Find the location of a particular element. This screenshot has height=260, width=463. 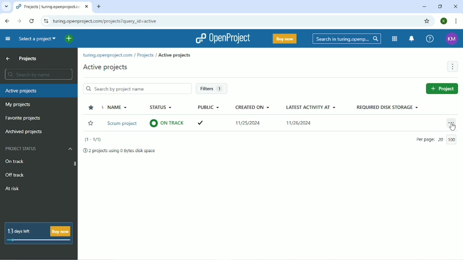

Off track is located at coordinates (15, 174).